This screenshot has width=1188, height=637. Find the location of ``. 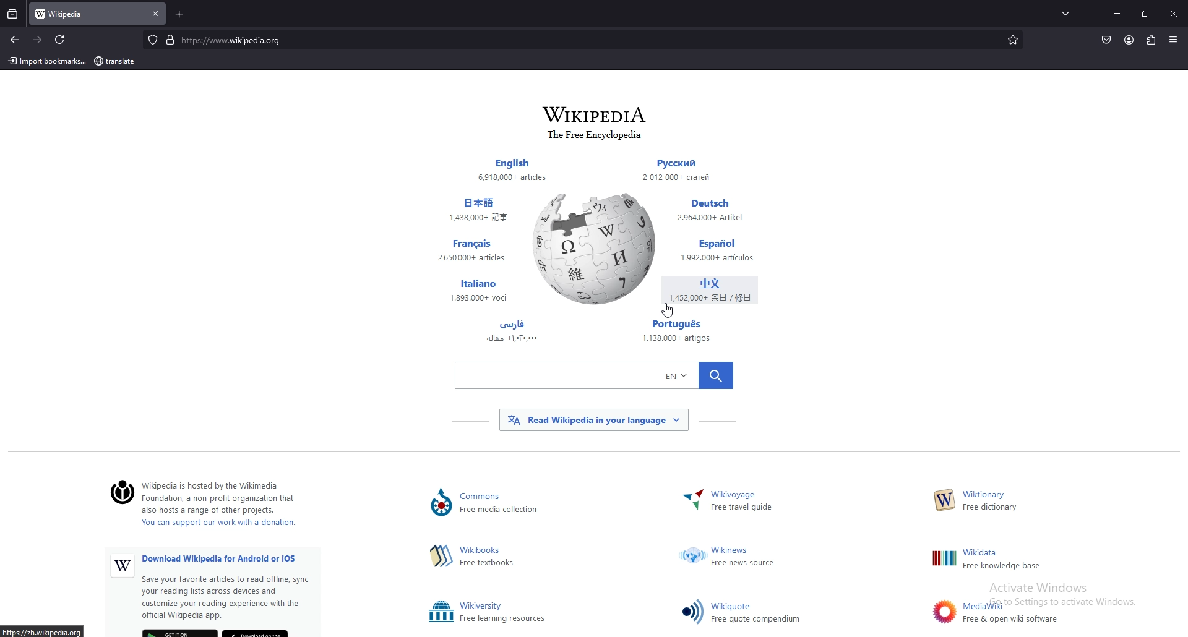

 is located at coordinates (1174, 40).